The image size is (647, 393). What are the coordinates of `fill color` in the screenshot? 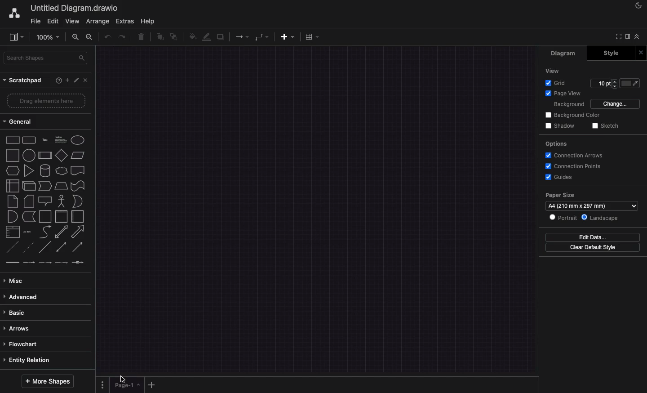 It's located at (629, 83).